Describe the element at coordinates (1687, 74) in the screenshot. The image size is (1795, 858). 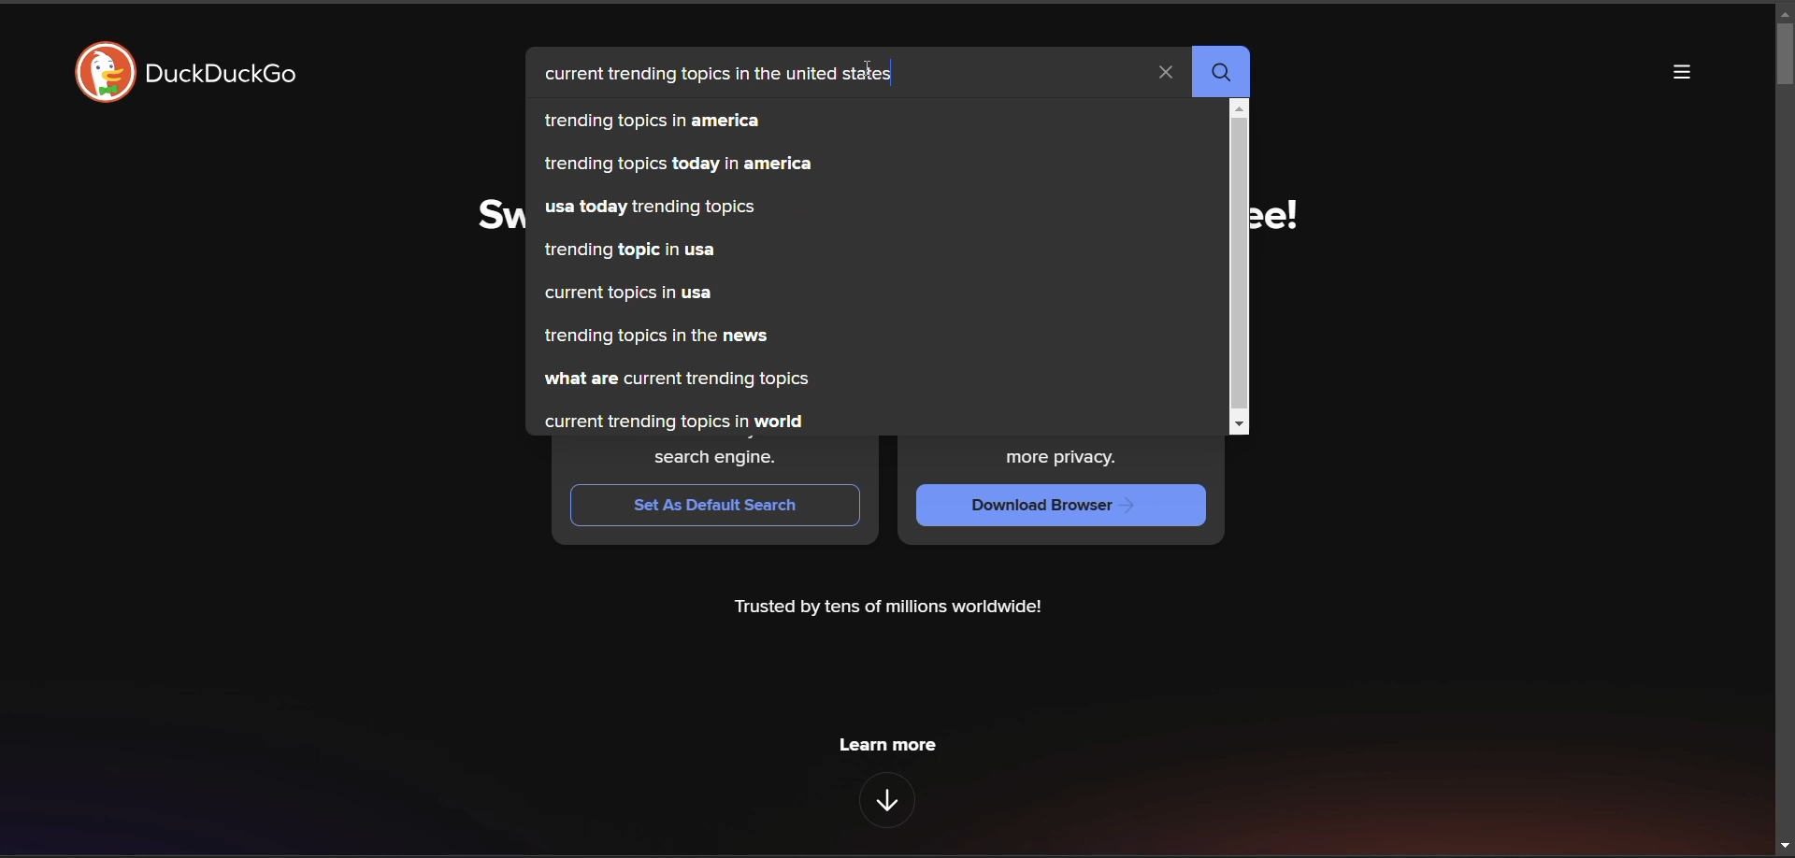
I see `more options` at that location.